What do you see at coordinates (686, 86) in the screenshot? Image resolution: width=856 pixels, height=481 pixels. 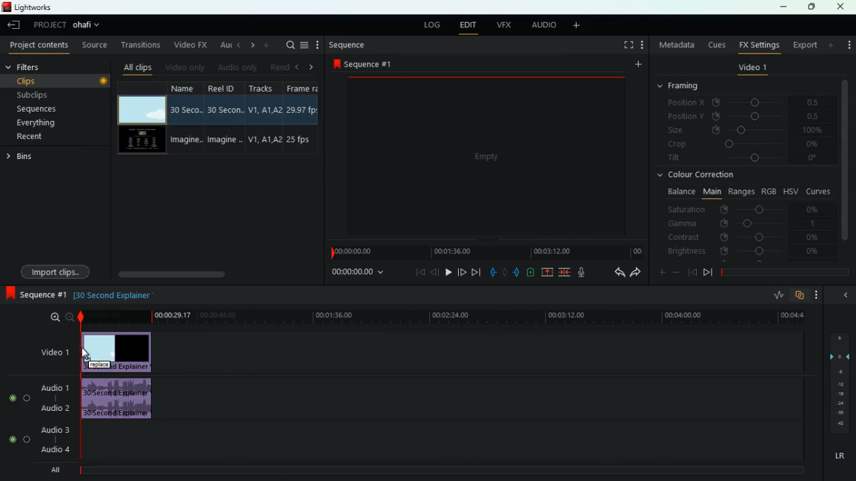 I see `framing` at bounding box center [686, 86].